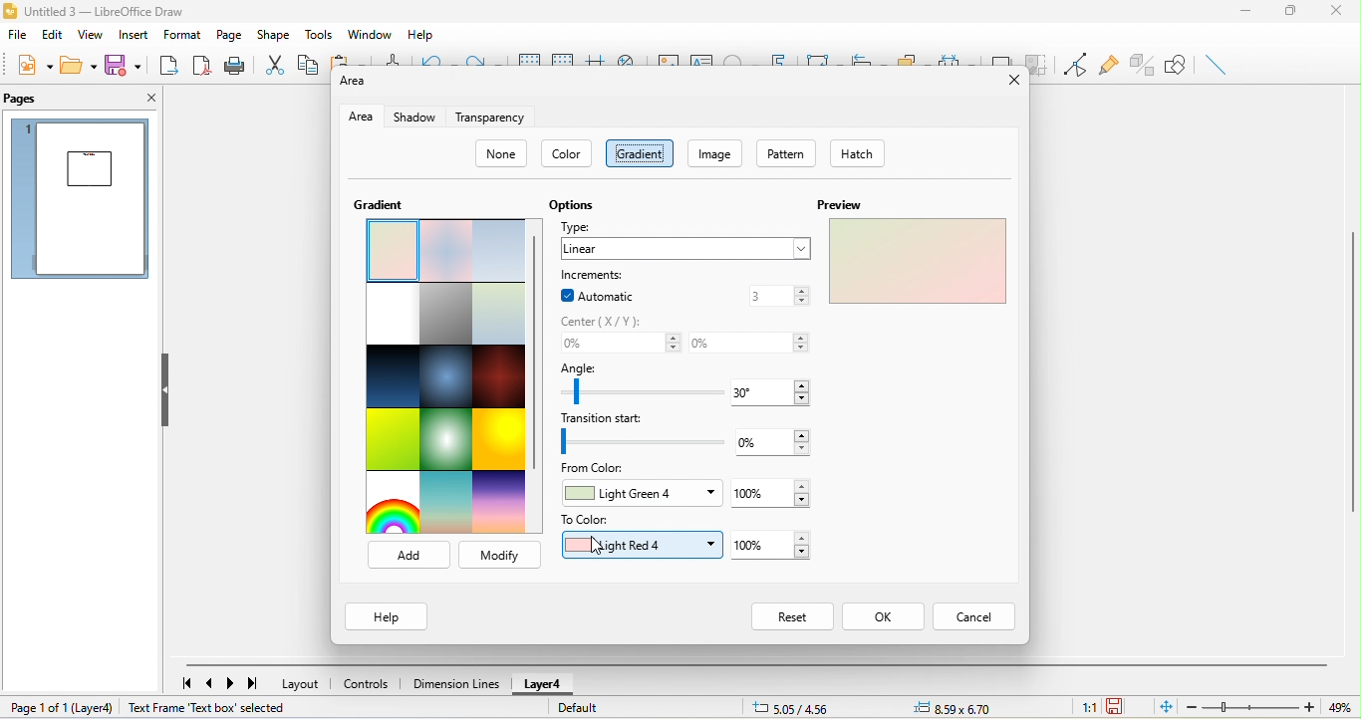 Image resolution: width=1361 pixels, height=719 pixels. I want to click on blank with grey, so click(393, 316).